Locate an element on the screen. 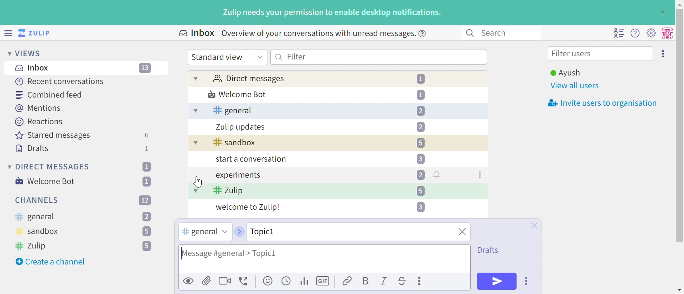  Ayush is located at coordinates (565, 73).